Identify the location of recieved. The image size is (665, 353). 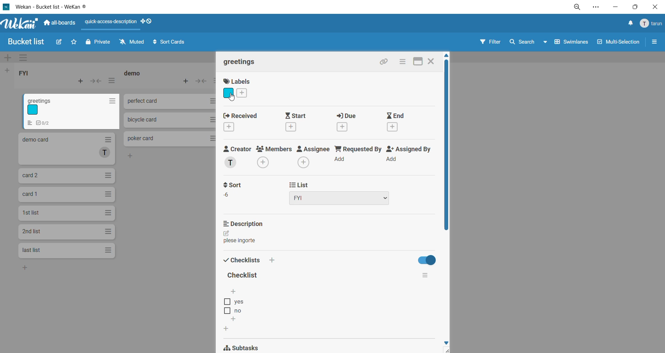
(240, 121).